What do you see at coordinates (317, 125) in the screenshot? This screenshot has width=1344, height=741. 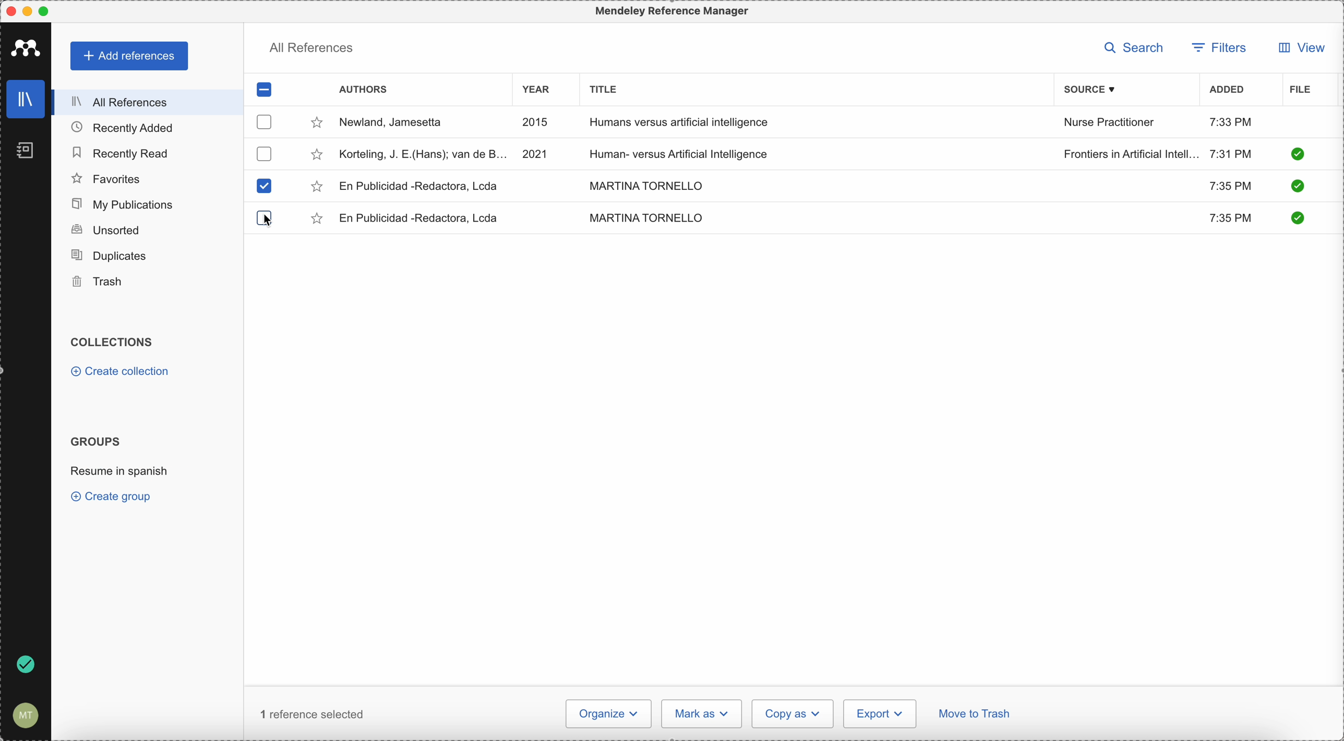 I see `favorite` at bounding box center [317, 125].